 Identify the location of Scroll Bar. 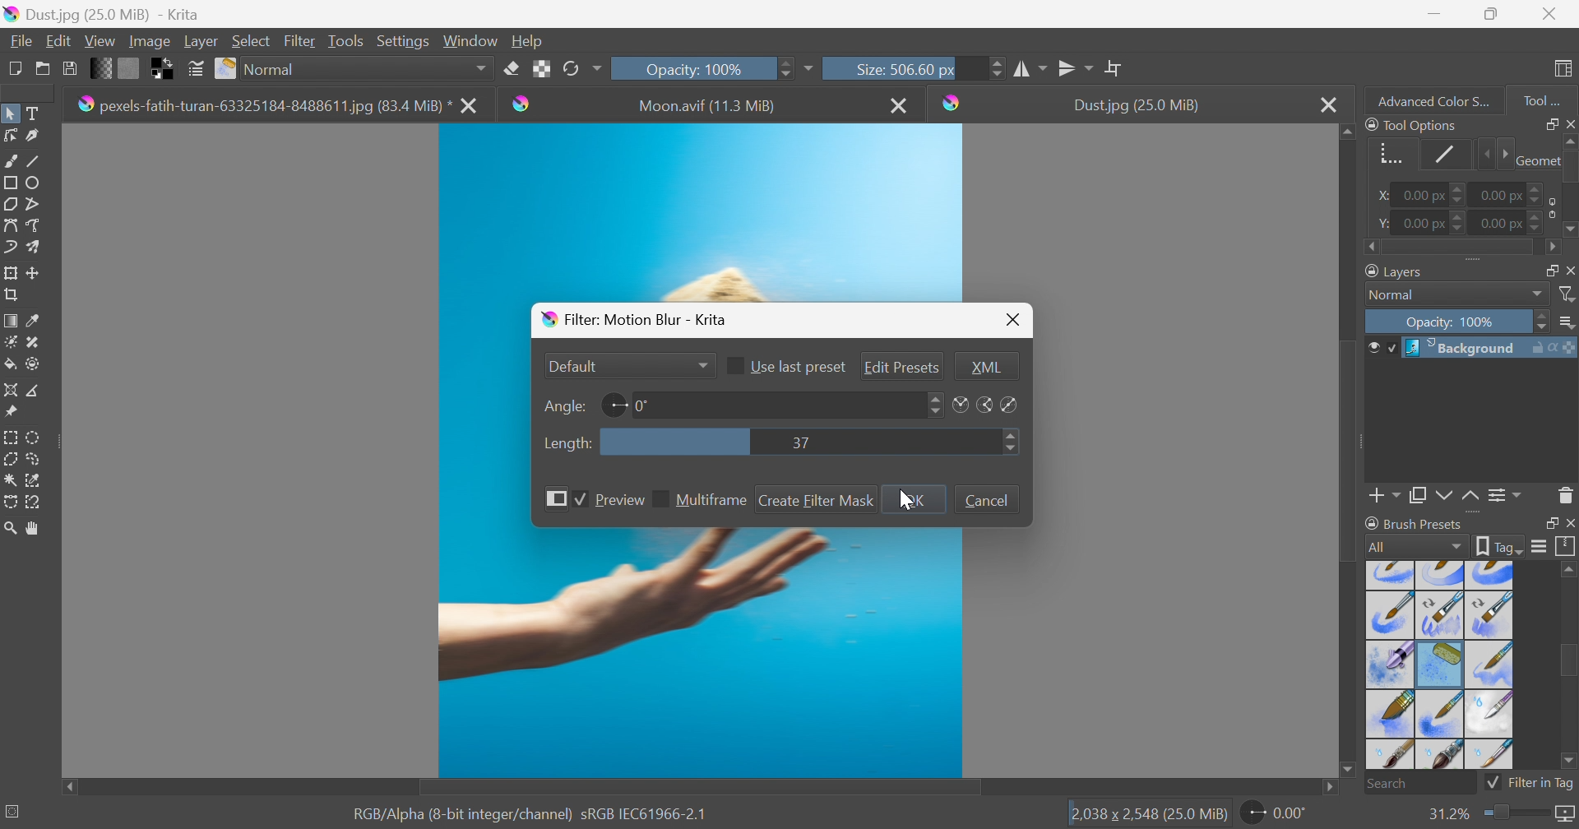
(1350, 447).